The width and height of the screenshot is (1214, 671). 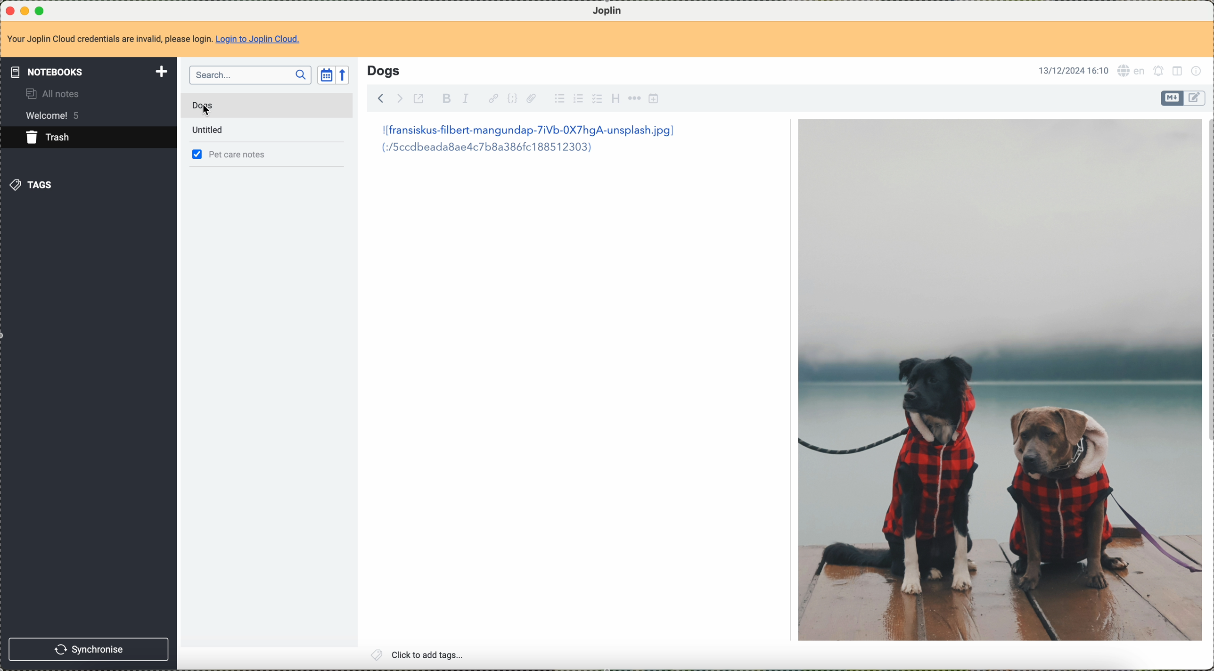 I want to click on language, so click(x=1132, y=71).